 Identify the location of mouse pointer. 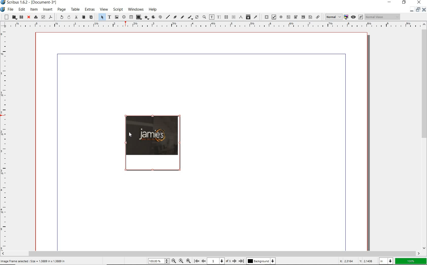
(129, 133).